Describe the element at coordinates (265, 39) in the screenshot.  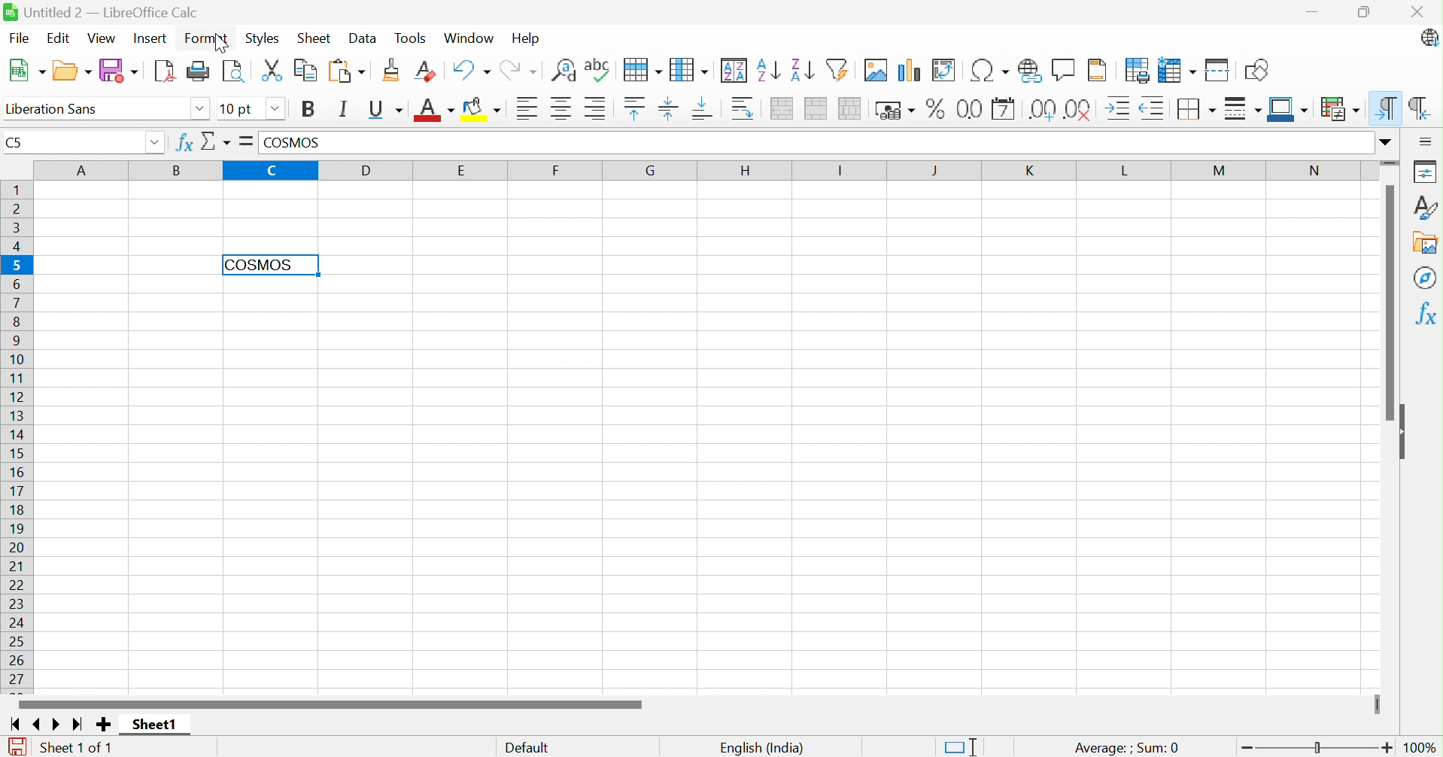
I see `Styles` at that location.